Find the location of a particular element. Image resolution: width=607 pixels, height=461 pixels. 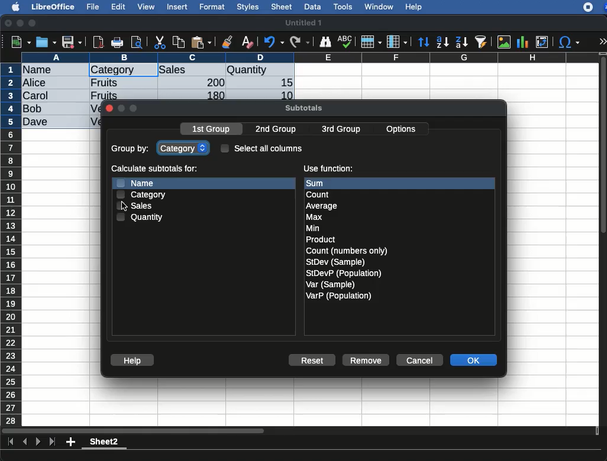

category  is located at coordinates (142, 194).